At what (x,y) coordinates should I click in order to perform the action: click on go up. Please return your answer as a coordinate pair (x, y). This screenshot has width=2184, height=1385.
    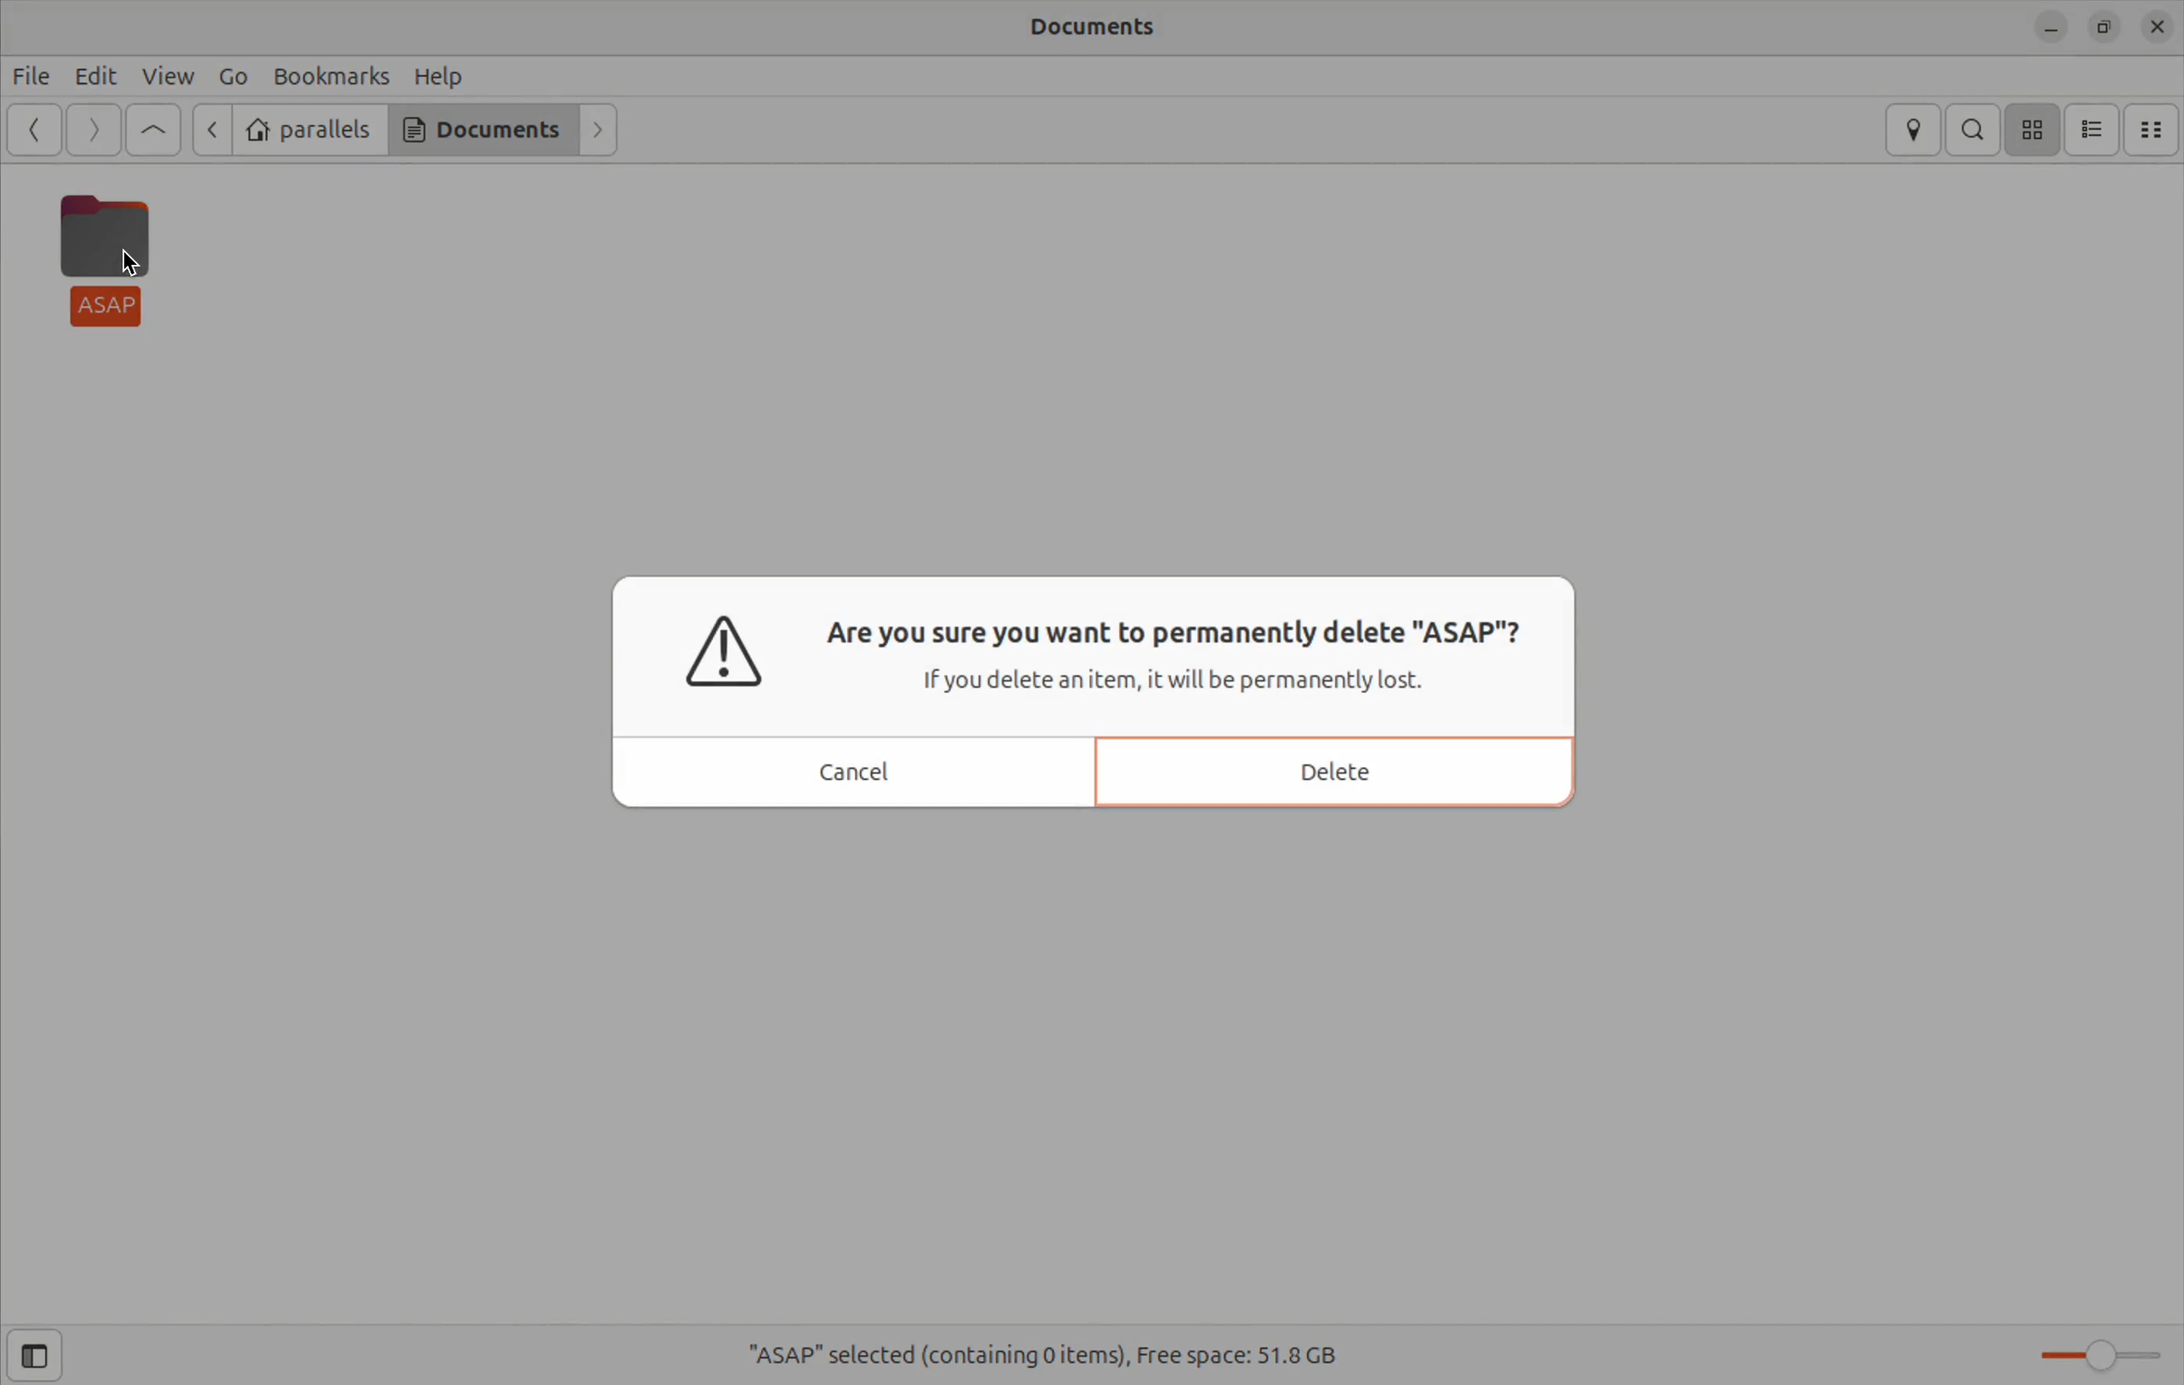
    Looking at the image, I should click on (150, 130).